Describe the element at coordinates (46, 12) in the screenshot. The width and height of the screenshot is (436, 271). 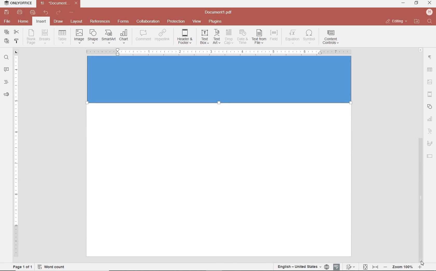
I see `undo` at that location.